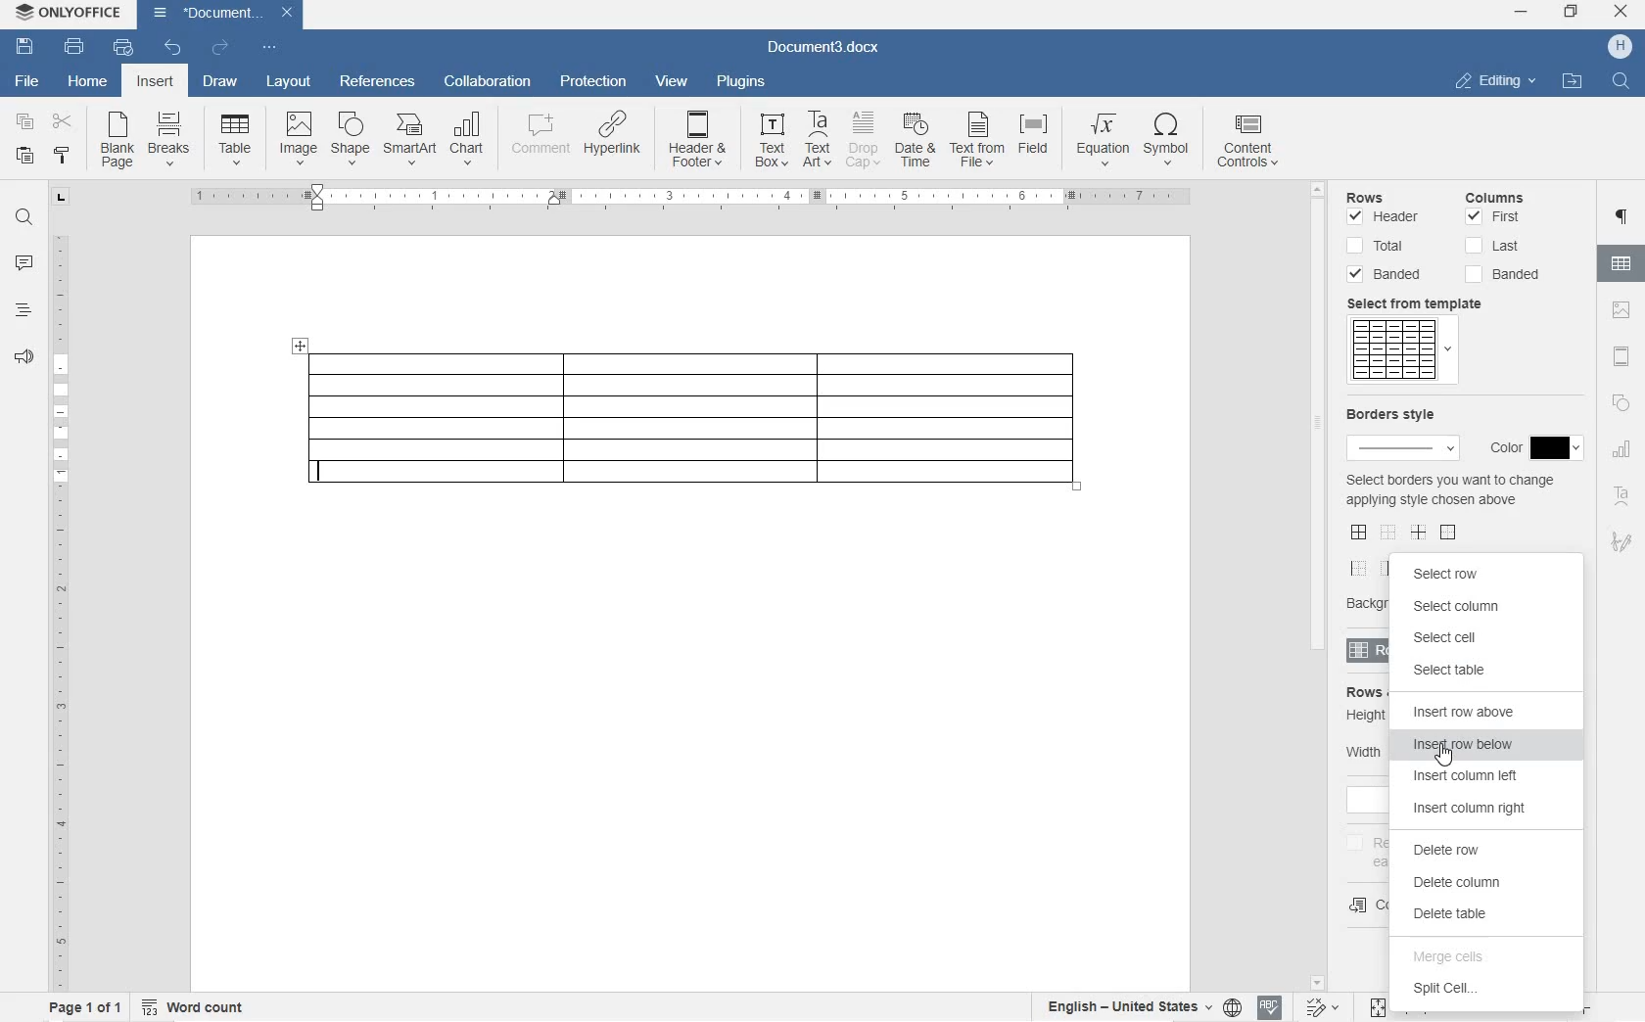 The height and width of the screenshot is (1022, 1645). What do you see at coordinates (73, 47) in the screenshot?
I see `PRINT` at bounding box center [73, 47].